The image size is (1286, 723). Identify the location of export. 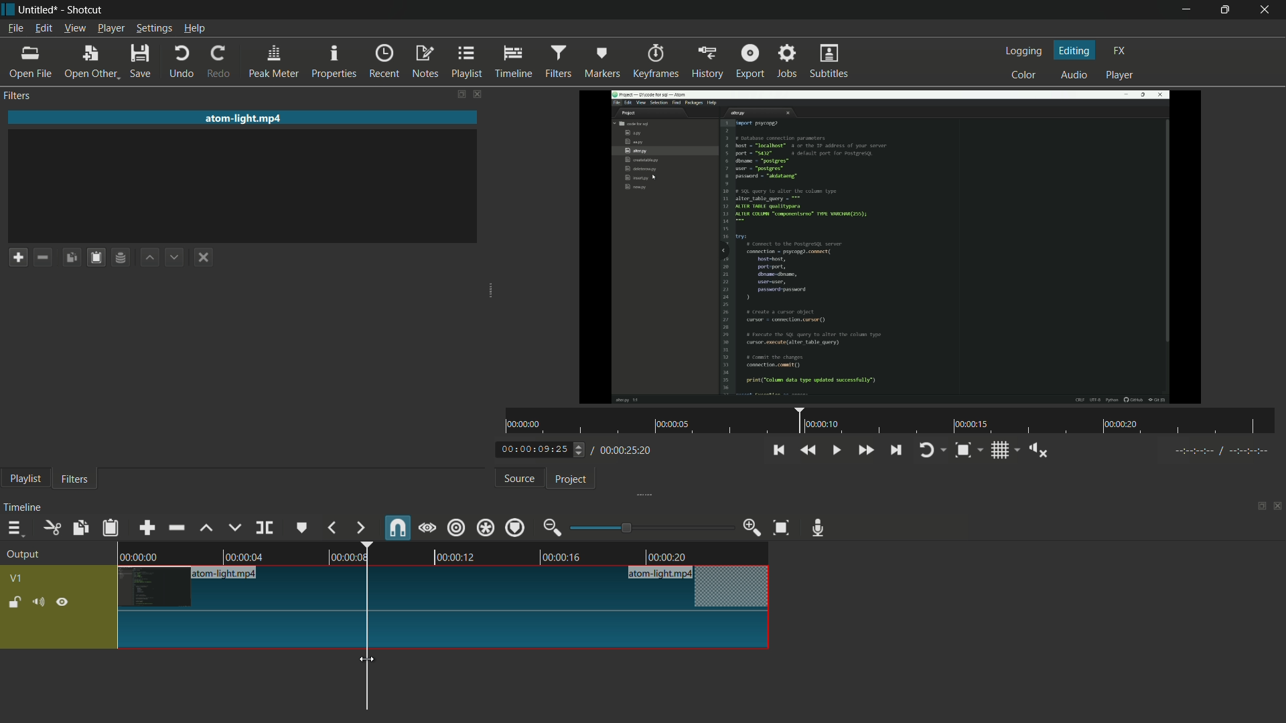
(750, 60).